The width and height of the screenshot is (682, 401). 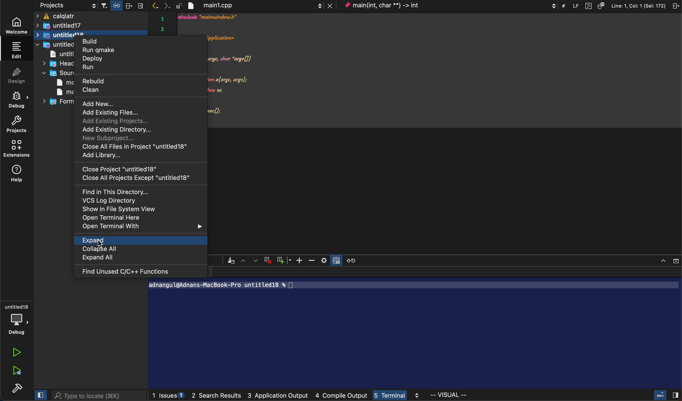 What do you see at coordinates (101, 155) in the screenshot?
I see `add library` at bounding box center [101, 155].